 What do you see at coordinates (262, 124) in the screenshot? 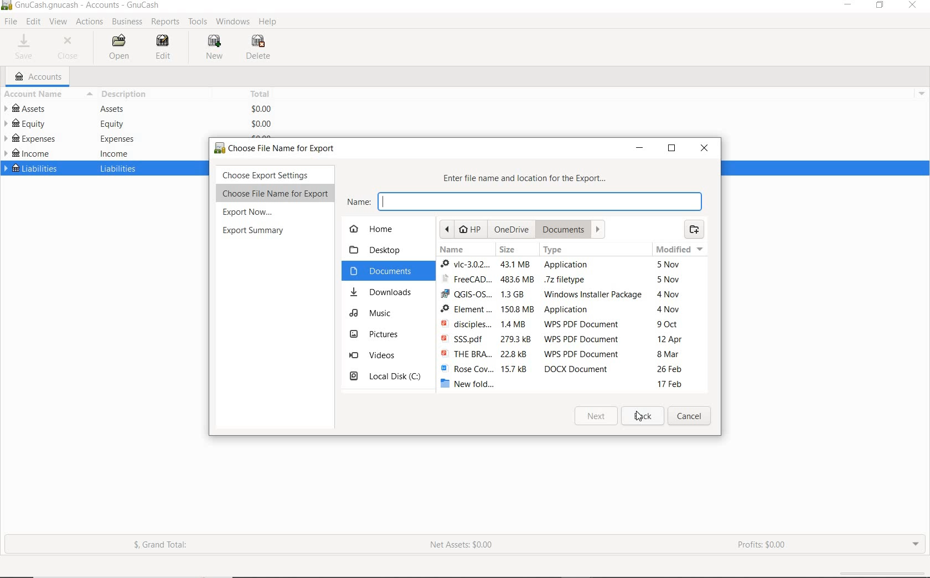
I see `$0.00` at bounding box center [262, 124].